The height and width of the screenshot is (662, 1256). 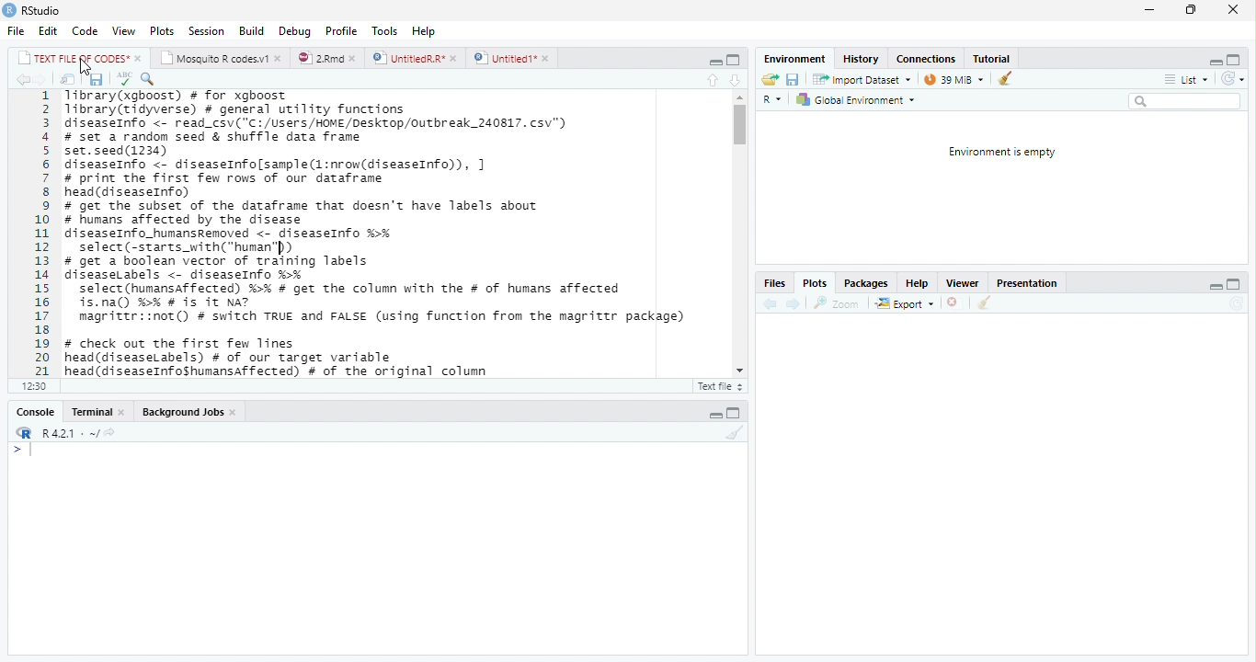 What do you see at coordinates (1233, 282) in the screenshot?
I see `Maximize` at bounding box center [1233, 282].